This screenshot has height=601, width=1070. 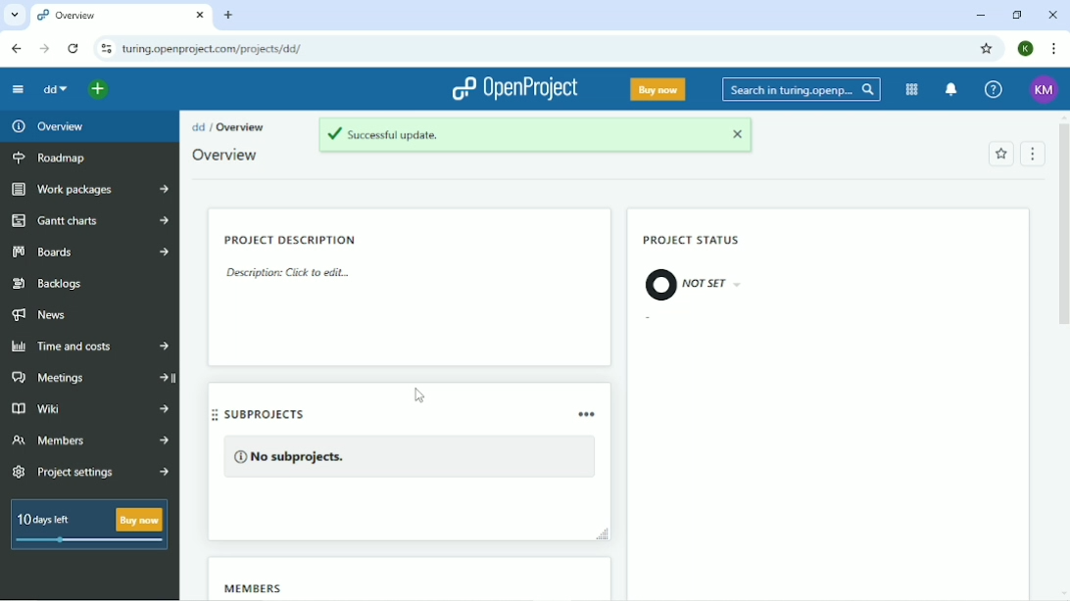 What do you see at coordinates (311, 586) in the screenshot?
I see `member` at bounding box center [311, 586].